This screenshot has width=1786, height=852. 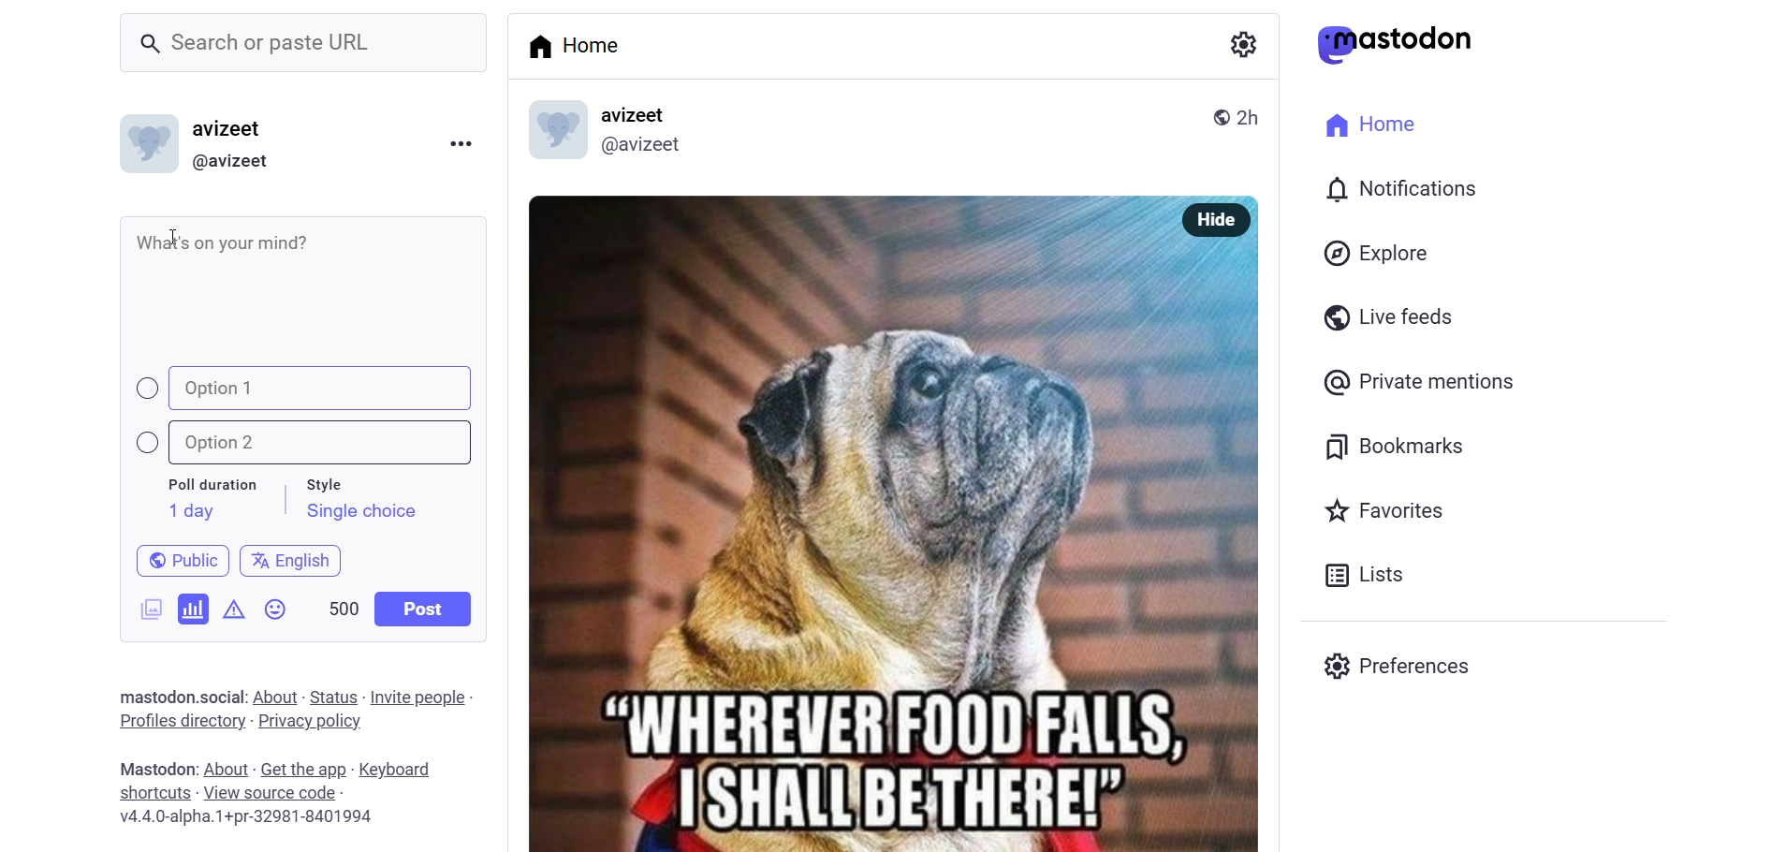 I want to click on notification, so click(x=1398, y=191).